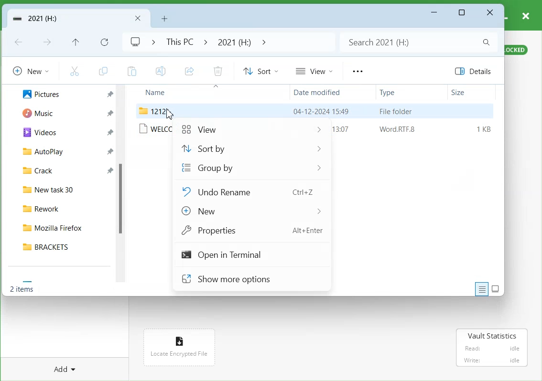  I want to click on Delete, so click(218, 71).